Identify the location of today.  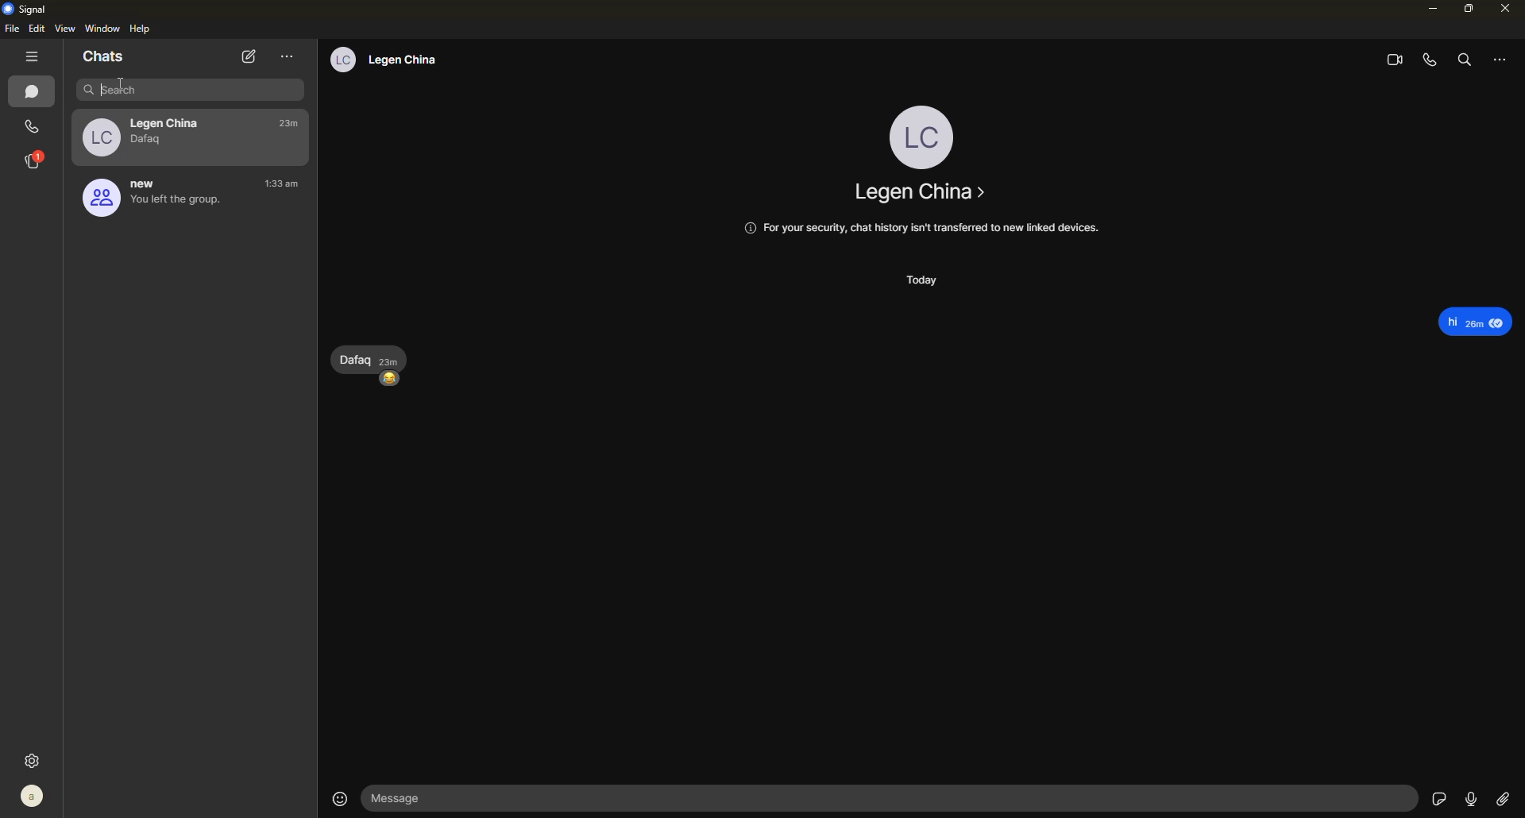
(922, 280).